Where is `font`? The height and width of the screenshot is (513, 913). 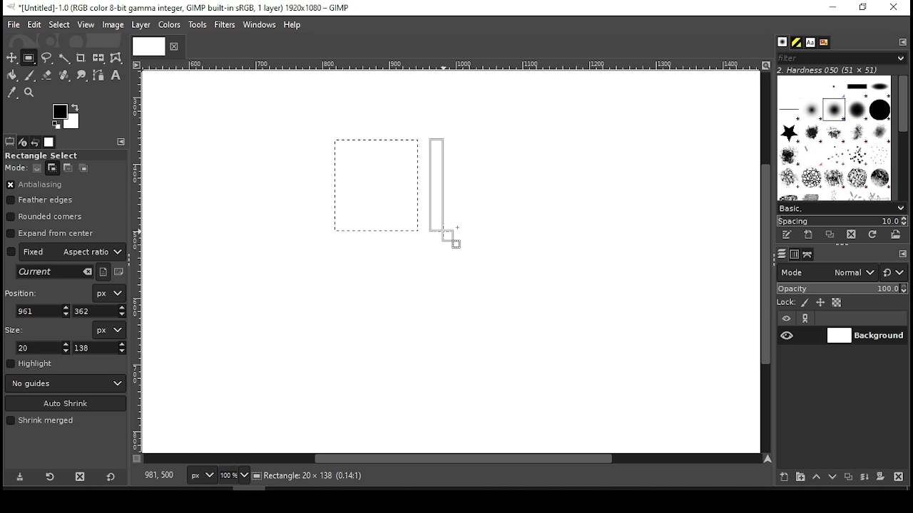
font is located at coordinates (810, 43).